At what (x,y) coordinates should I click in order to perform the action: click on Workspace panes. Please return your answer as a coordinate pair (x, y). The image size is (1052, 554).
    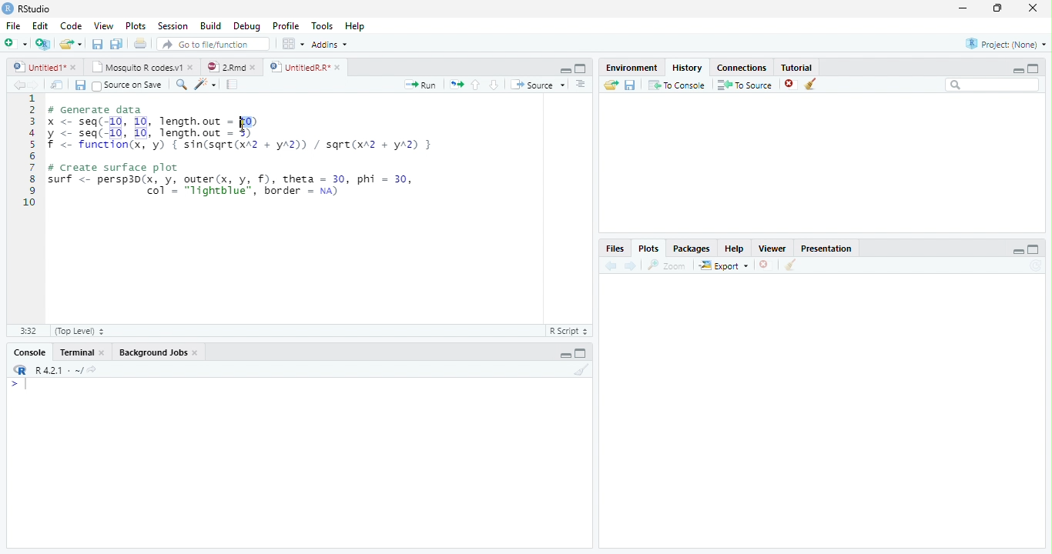
    Looking at the image, I should click on (292, 43).